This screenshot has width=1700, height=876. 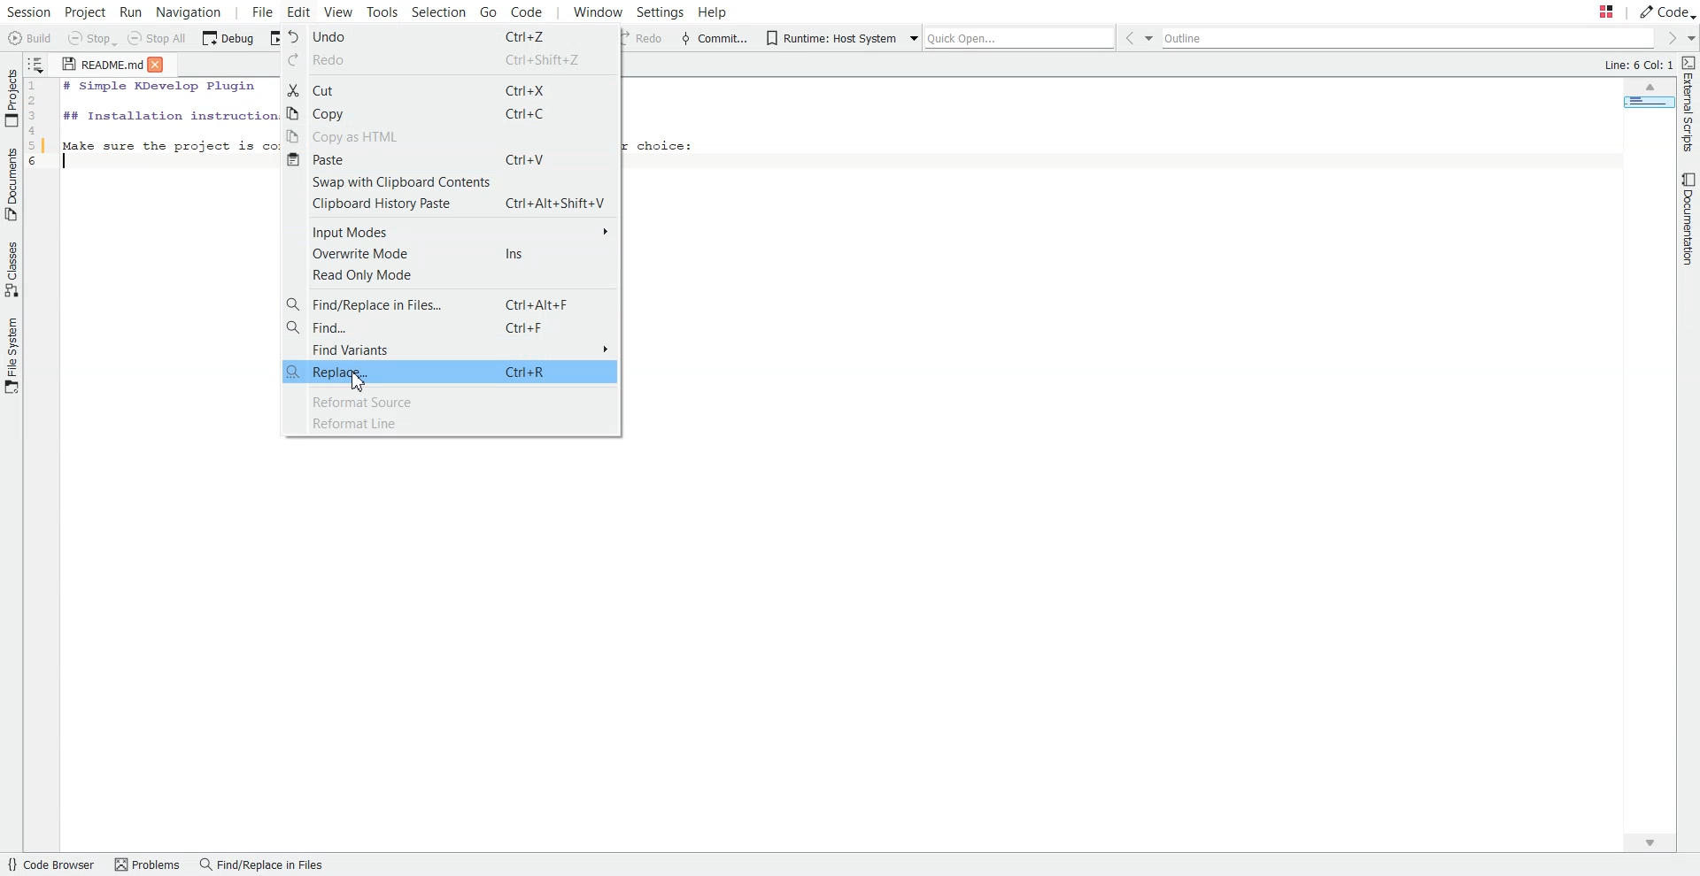 What do you see at coordinates (86, 11) in the screenshot?
I see `Project` at bounding box center [86, 11].